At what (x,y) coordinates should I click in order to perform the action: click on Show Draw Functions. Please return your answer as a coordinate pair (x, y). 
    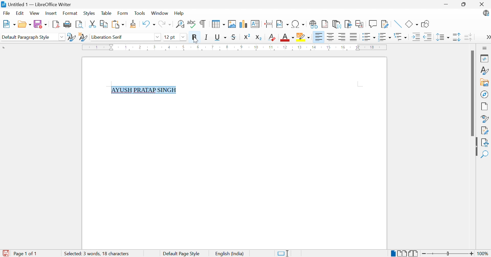
    Looking at the image, I should click on (426, 24).